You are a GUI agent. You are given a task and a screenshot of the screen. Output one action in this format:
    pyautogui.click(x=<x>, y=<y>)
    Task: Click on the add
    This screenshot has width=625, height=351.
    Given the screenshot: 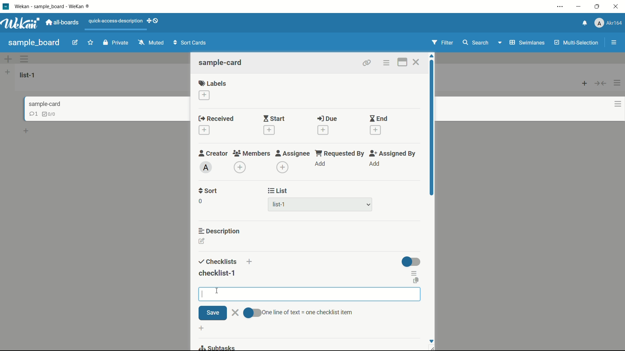 What is the action you would take?
    pyautogui.click(x=203, y=327)
    